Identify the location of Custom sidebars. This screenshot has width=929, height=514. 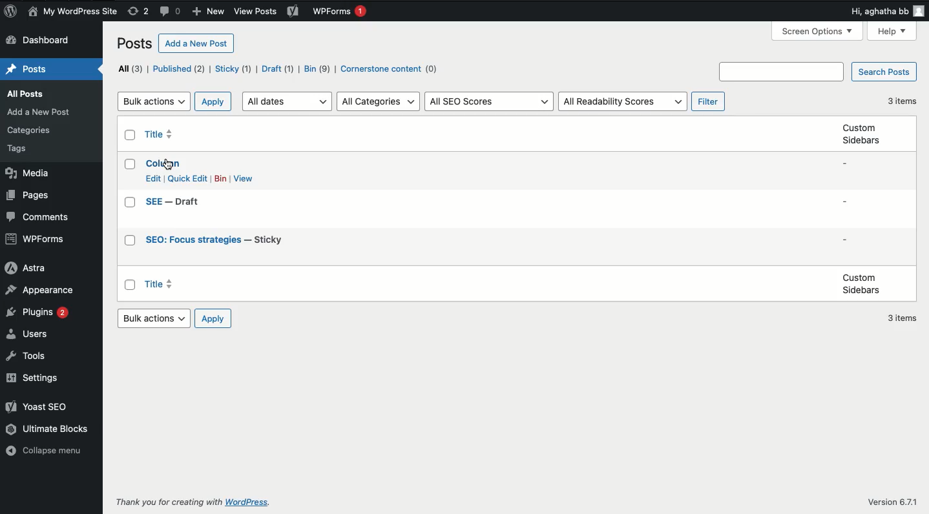
(862, 134).